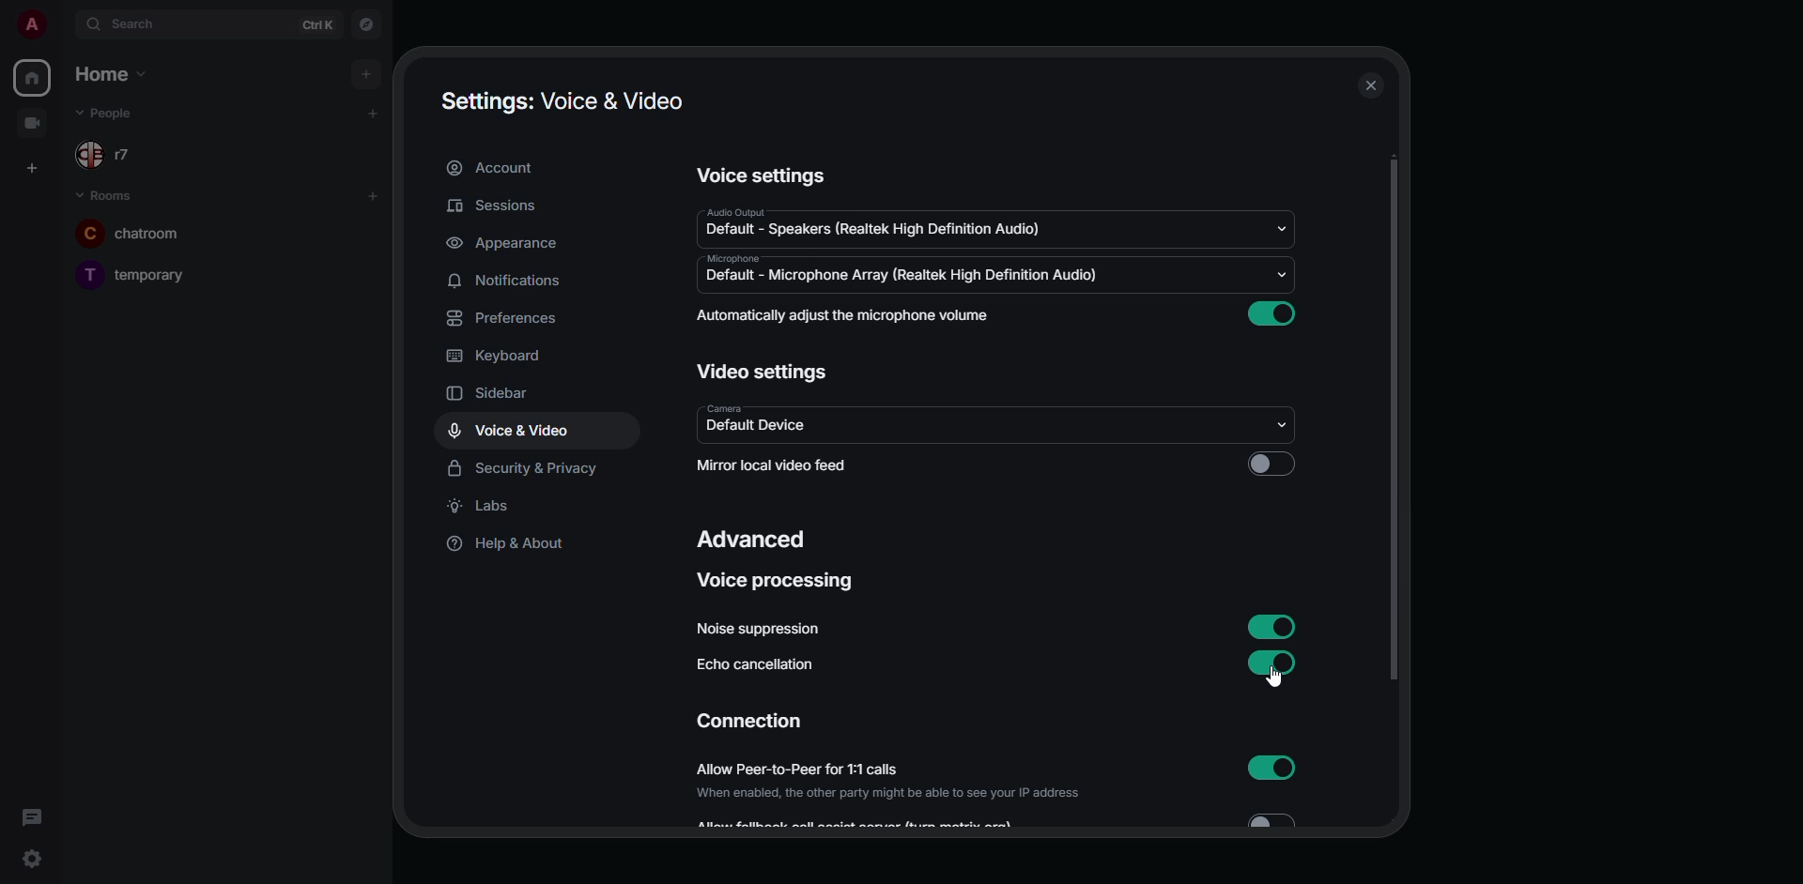  What do you see at coordinates (375, 198) in the screenshot?
I see `add` at bounding box center [375, 198].